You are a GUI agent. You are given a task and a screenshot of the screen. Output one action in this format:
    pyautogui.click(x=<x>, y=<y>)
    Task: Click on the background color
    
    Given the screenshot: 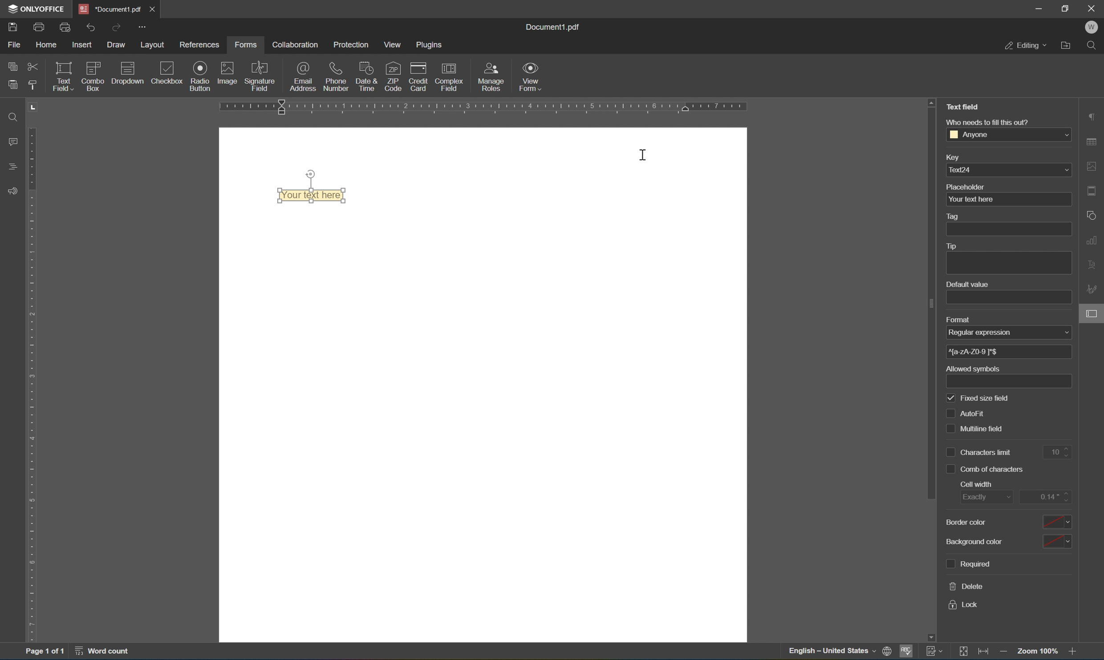 What is the action you would take?
    pyautogui.click(x=975, y=541)
    